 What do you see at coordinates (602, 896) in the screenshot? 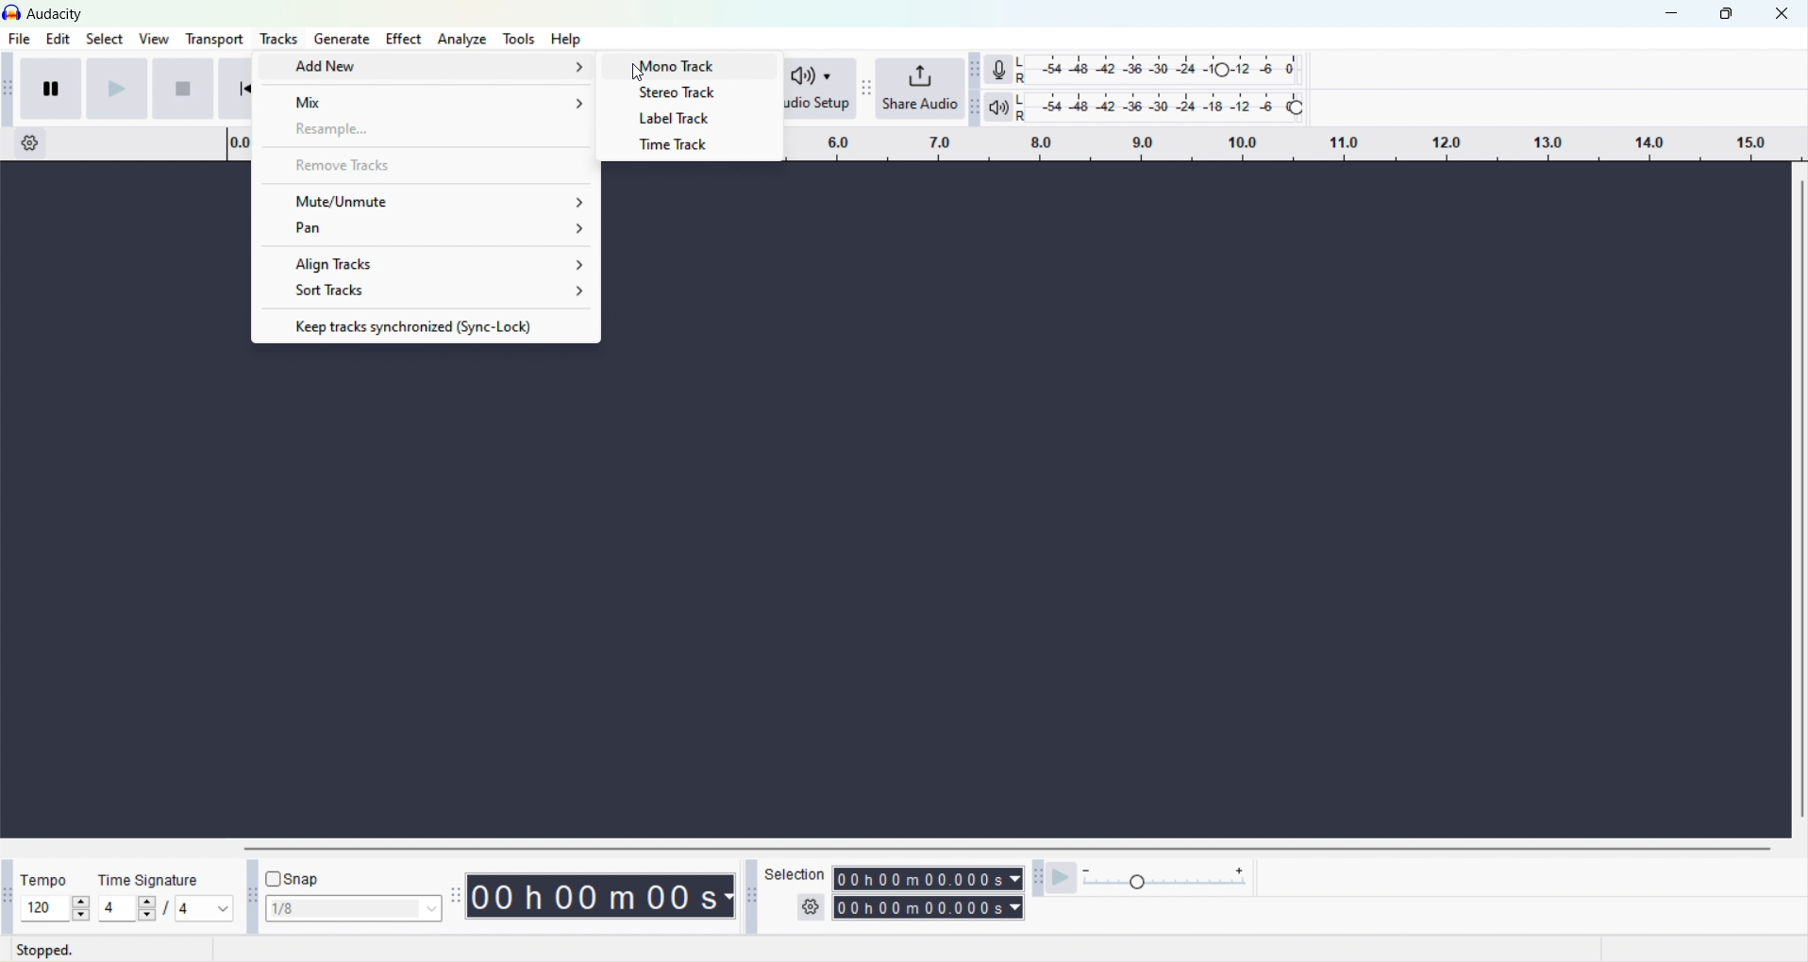
I see `Timing of track` at bounding box center [602, 896].